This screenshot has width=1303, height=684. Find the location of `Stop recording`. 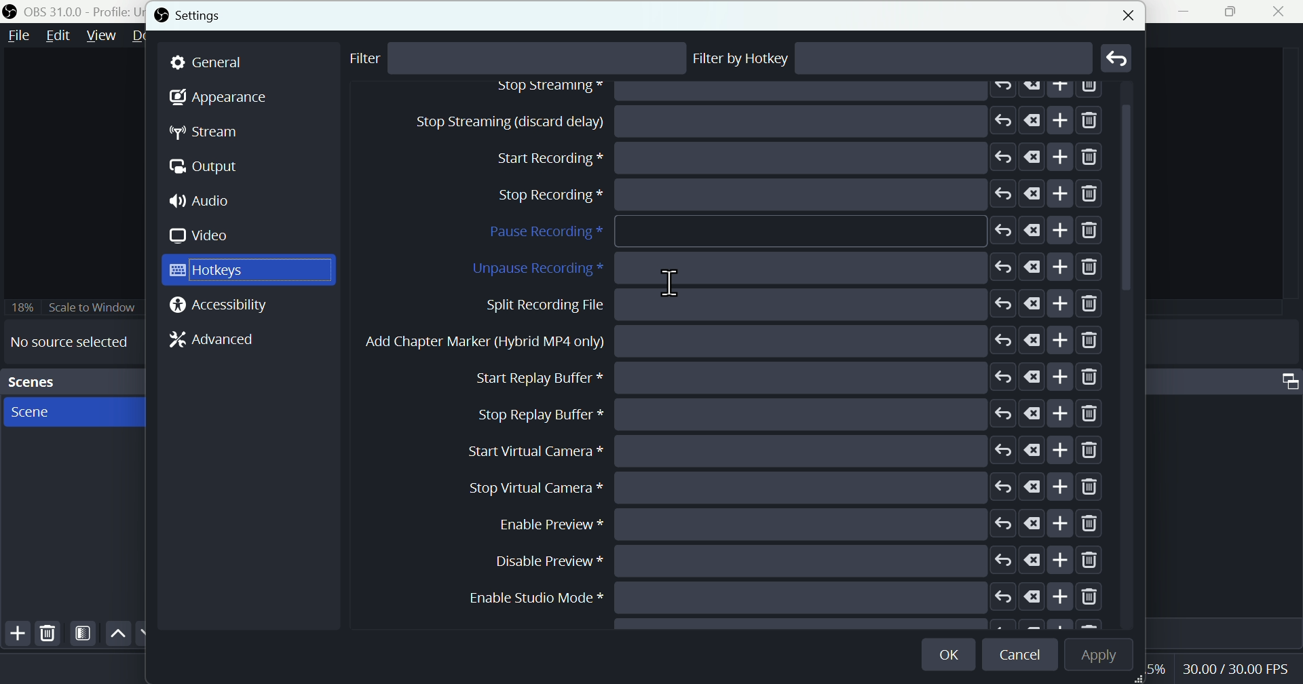

Stop recording is located at coordinates (781, 193).